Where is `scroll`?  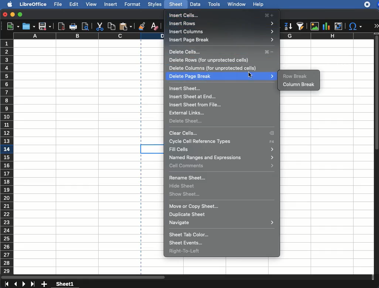 scroll is located at coordinates (377, 154).